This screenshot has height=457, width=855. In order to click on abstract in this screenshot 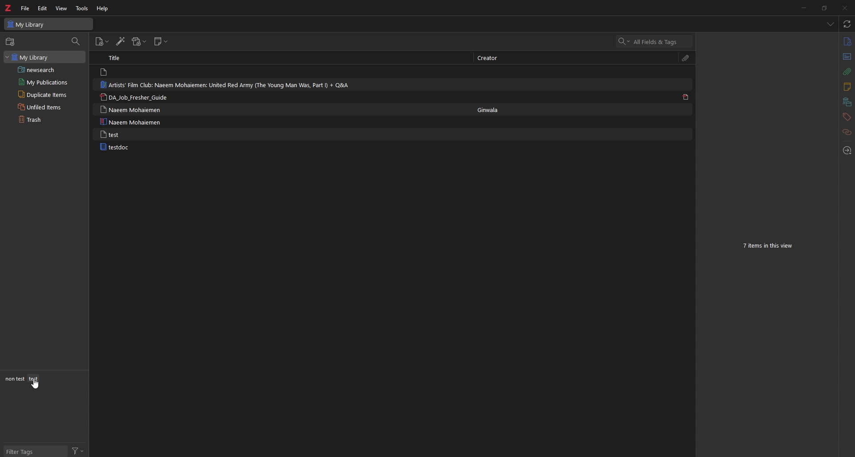, I will do `click(847, 56)`.